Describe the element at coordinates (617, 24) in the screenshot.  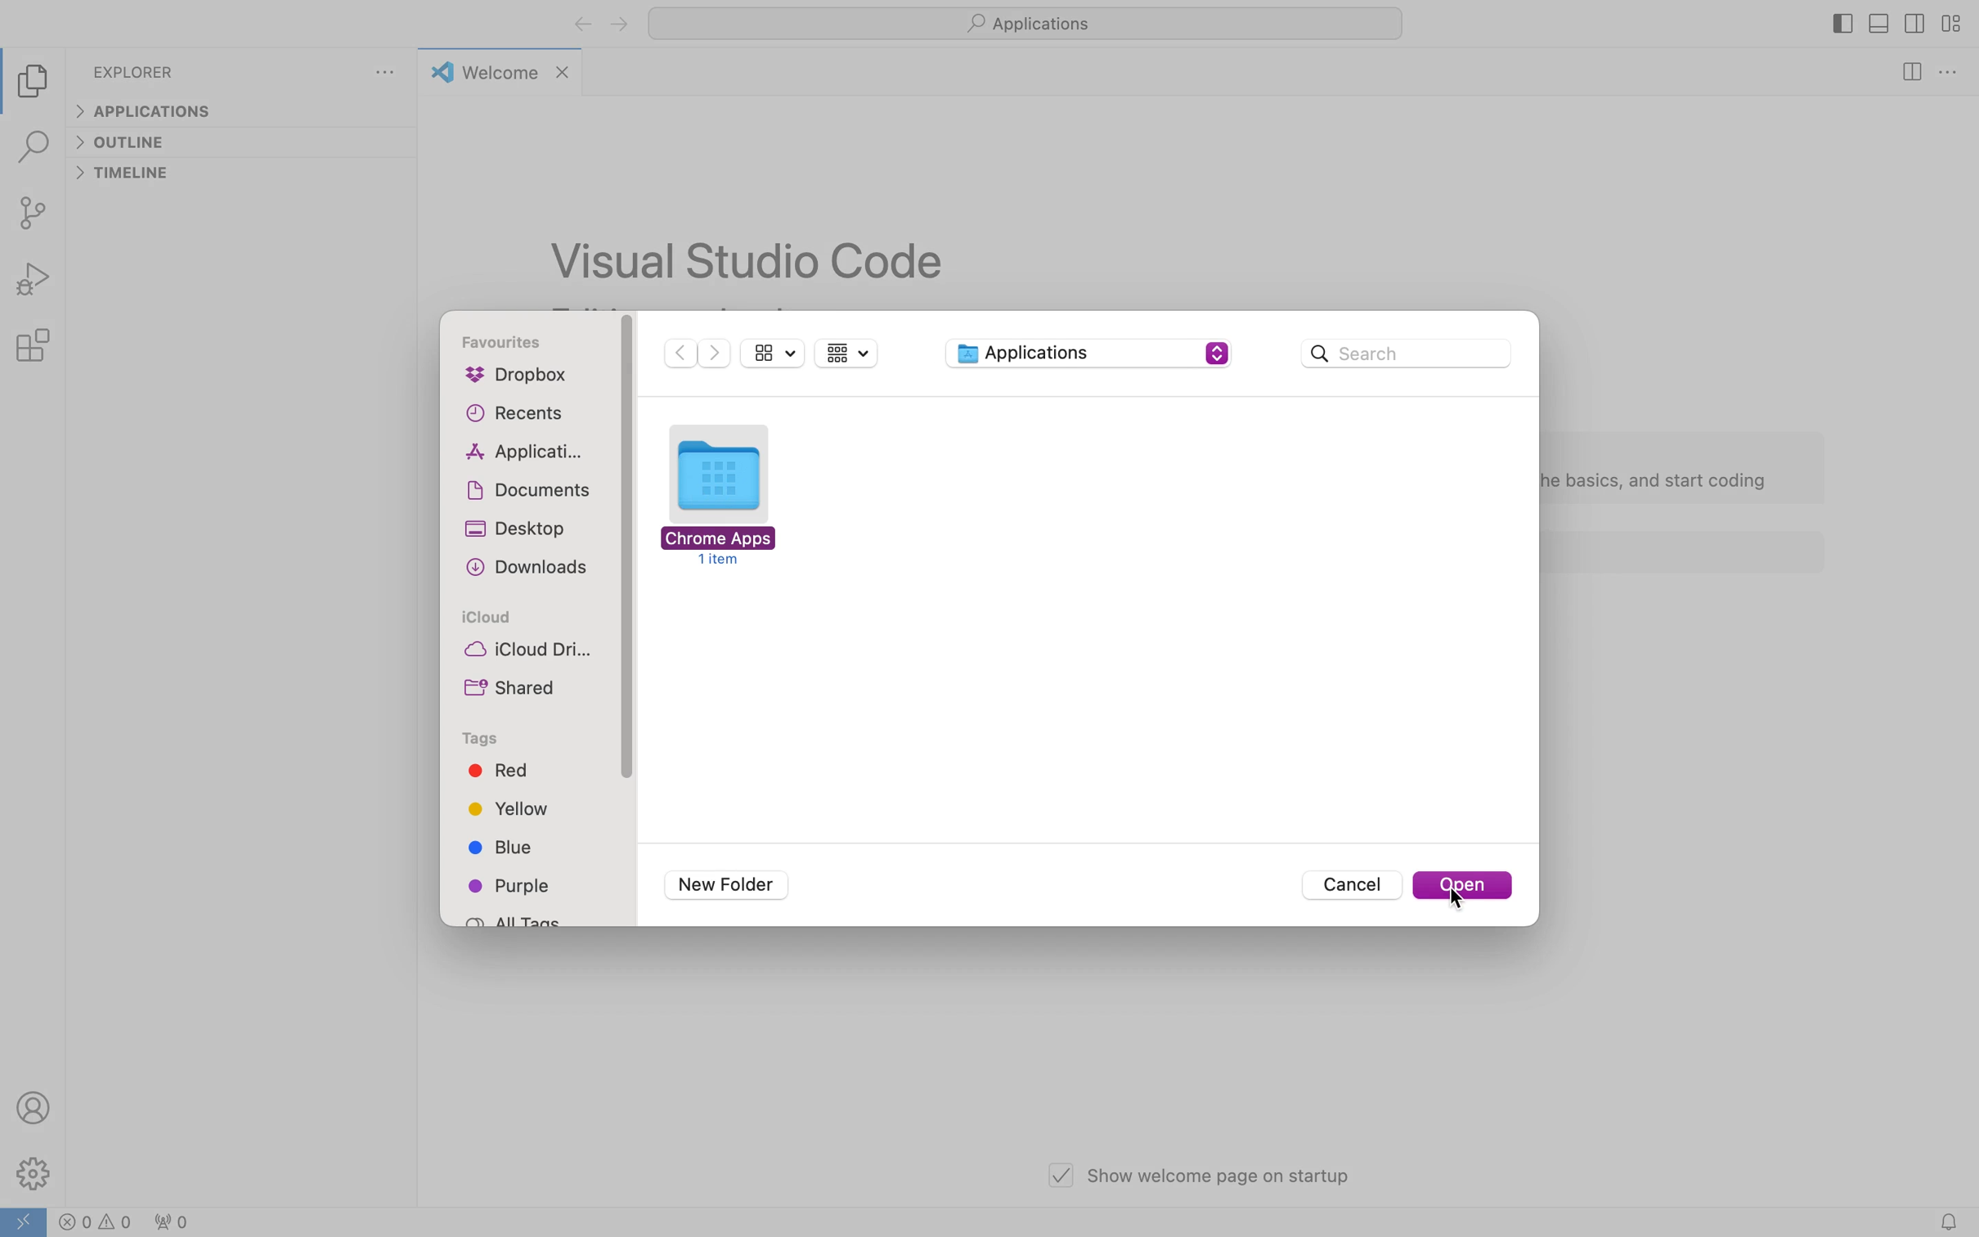
I see `forward` at that location.